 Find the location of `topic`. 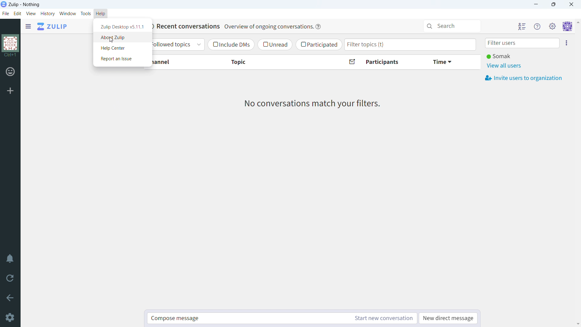

topic is located at coordinates (275, 62).